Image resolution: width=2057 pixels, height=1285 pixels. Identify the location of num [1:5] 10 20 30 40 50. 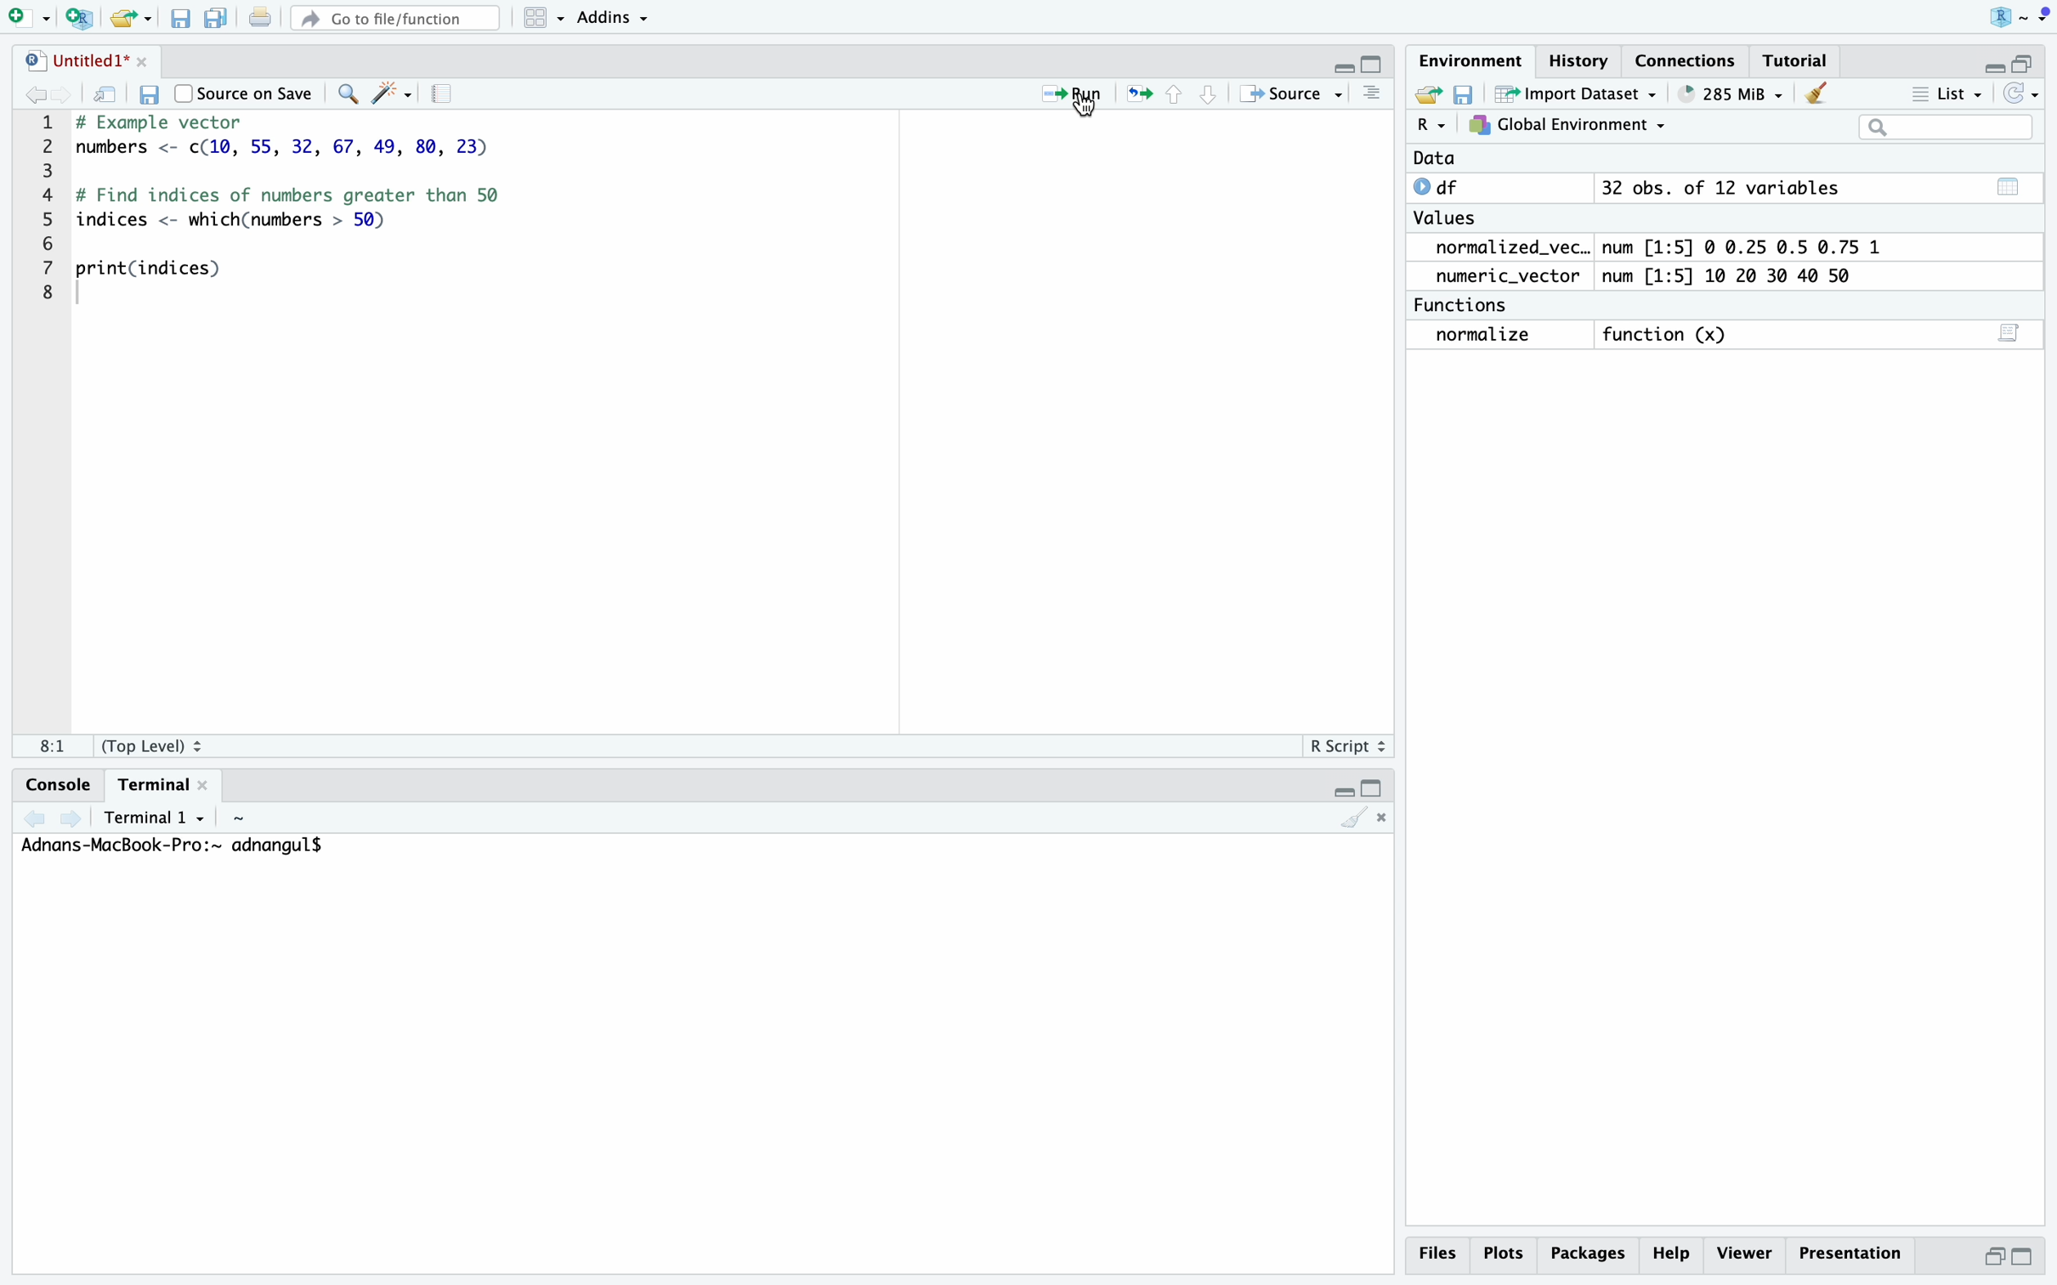
(1743, 275).